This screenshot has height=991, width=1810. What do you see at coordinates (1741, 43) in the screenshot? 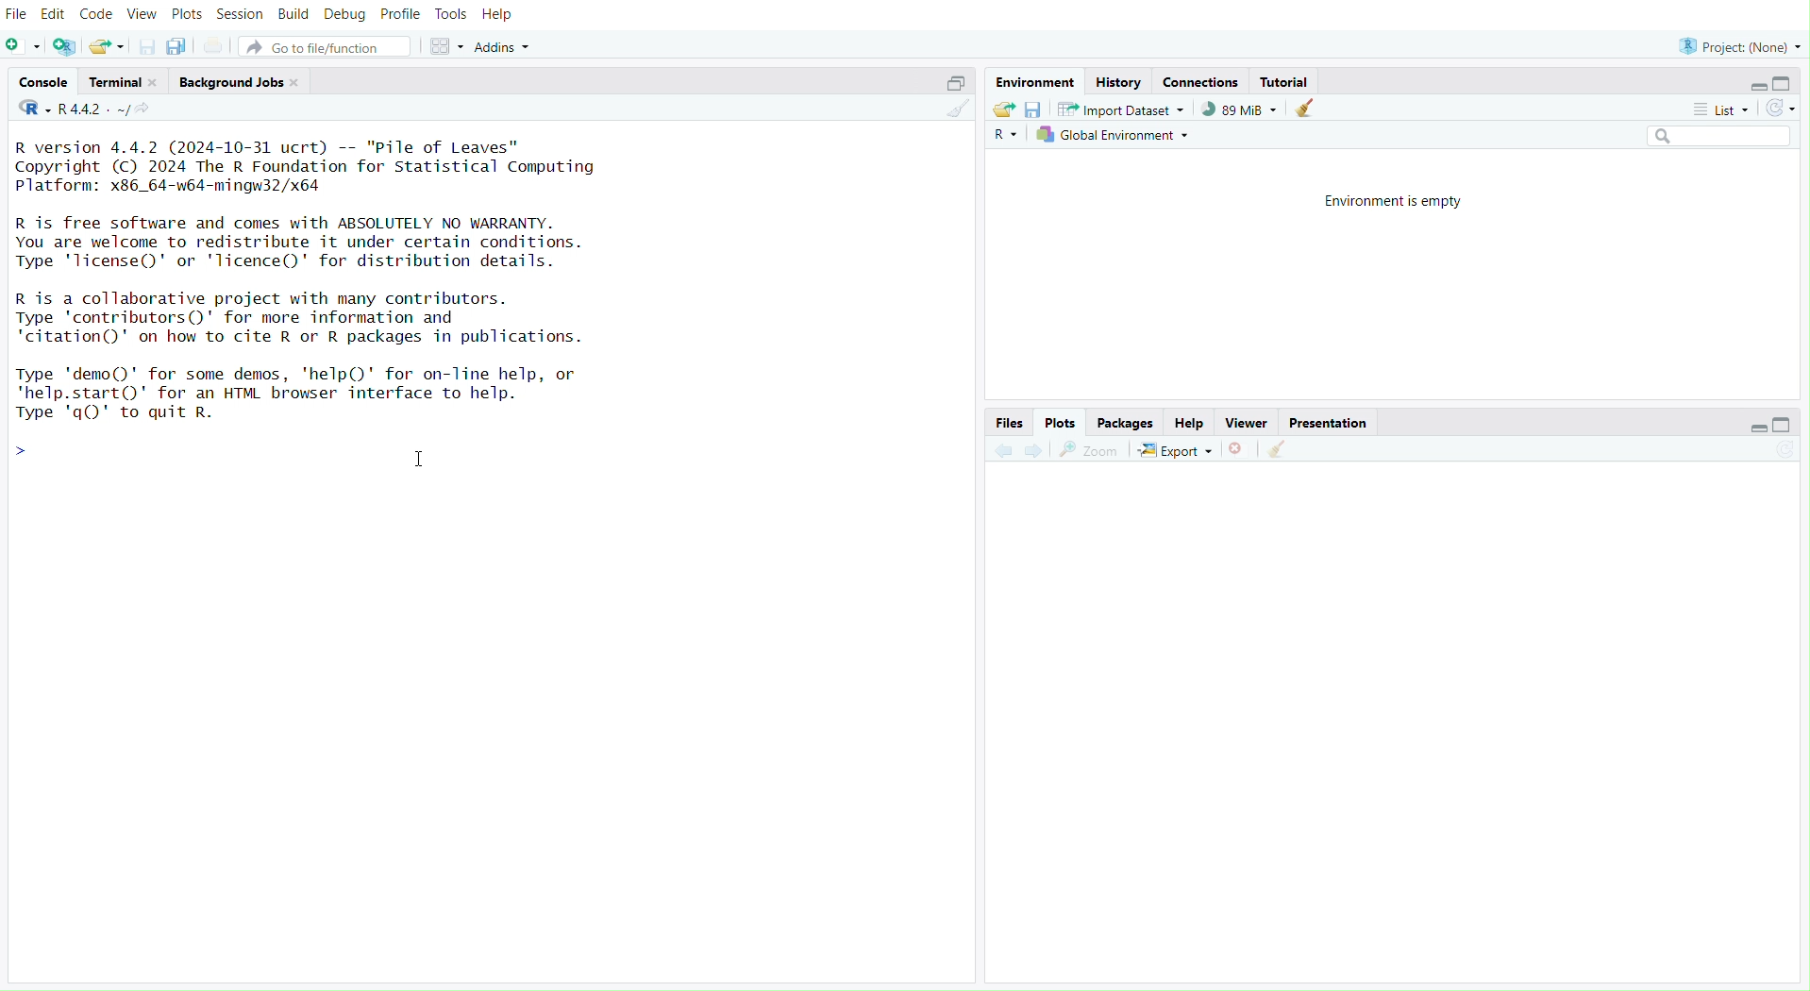
I see `Progress (None)` at bounding box center [1741, 43].